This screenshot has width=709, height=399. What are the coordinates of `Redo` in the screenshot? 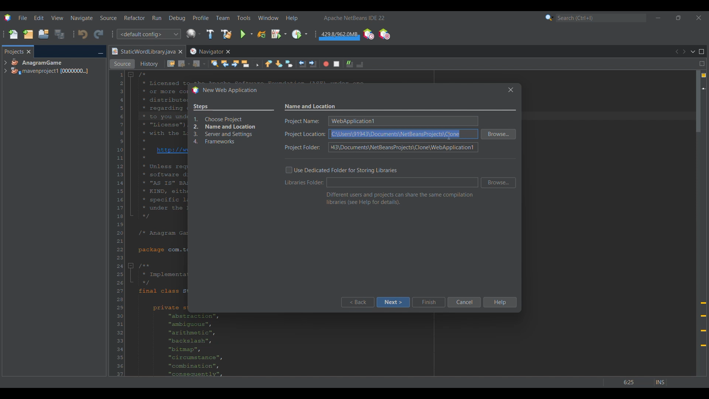 It's located at (99, 34).